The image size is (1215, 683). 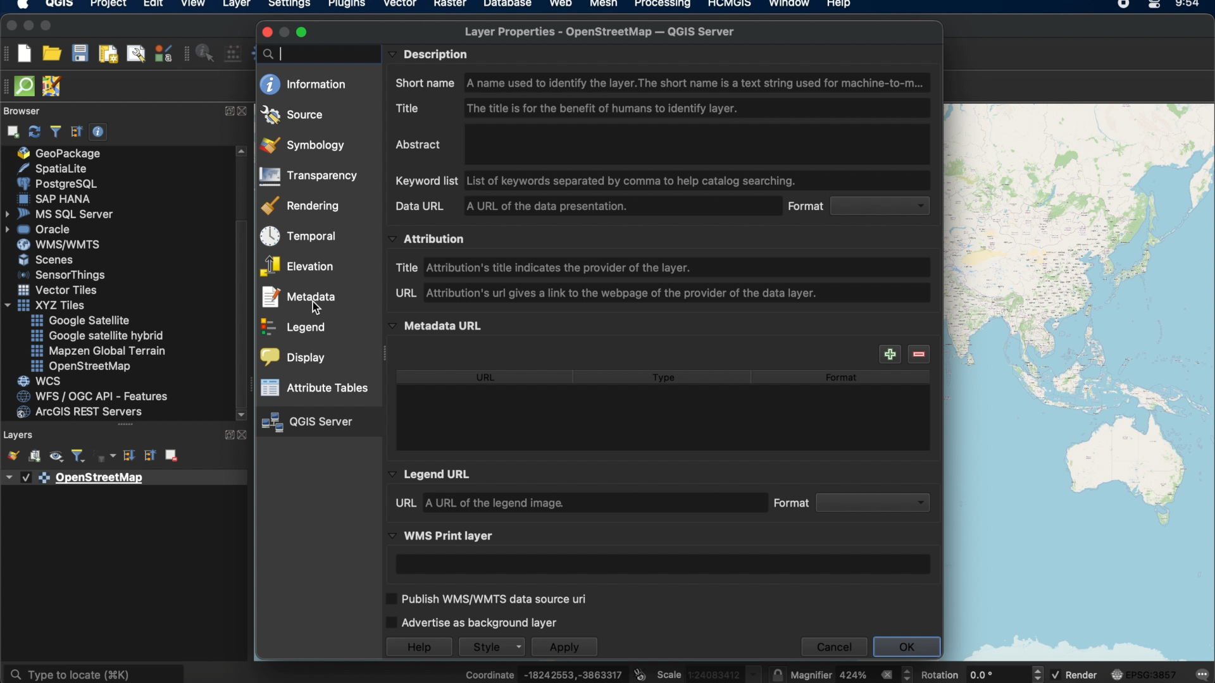 I want to click on OPEN FIELD CALCULATOR, so click(x=236, y=52).